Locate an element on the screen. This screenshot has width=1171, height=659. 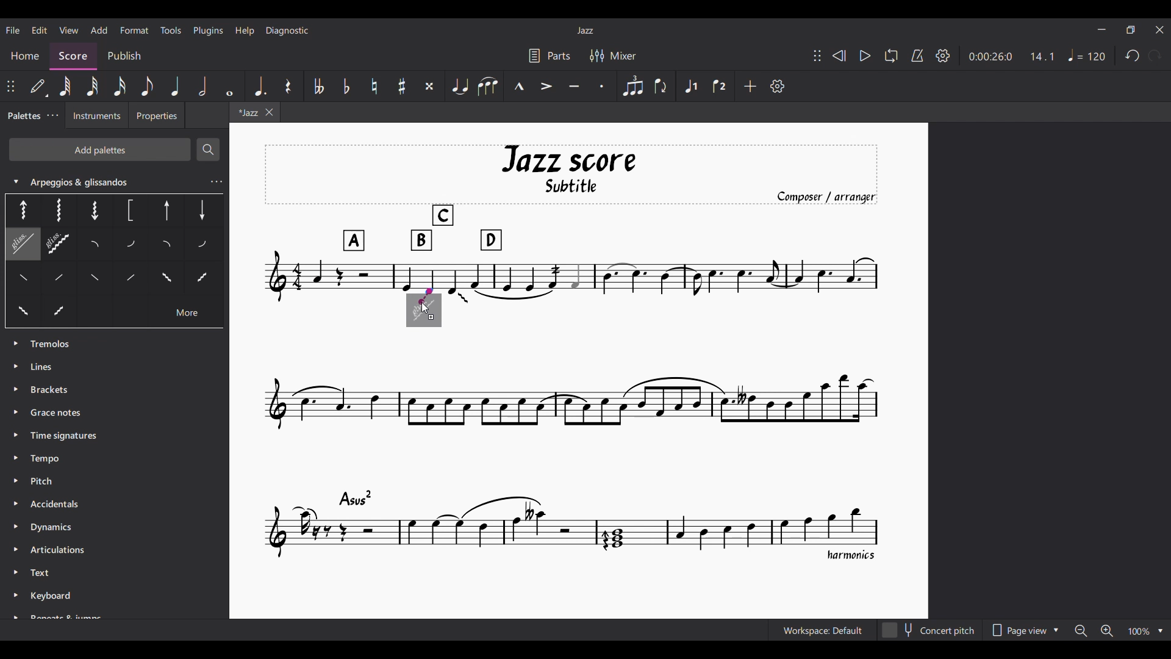
Palate 18 is located at coordinates (23, 312).